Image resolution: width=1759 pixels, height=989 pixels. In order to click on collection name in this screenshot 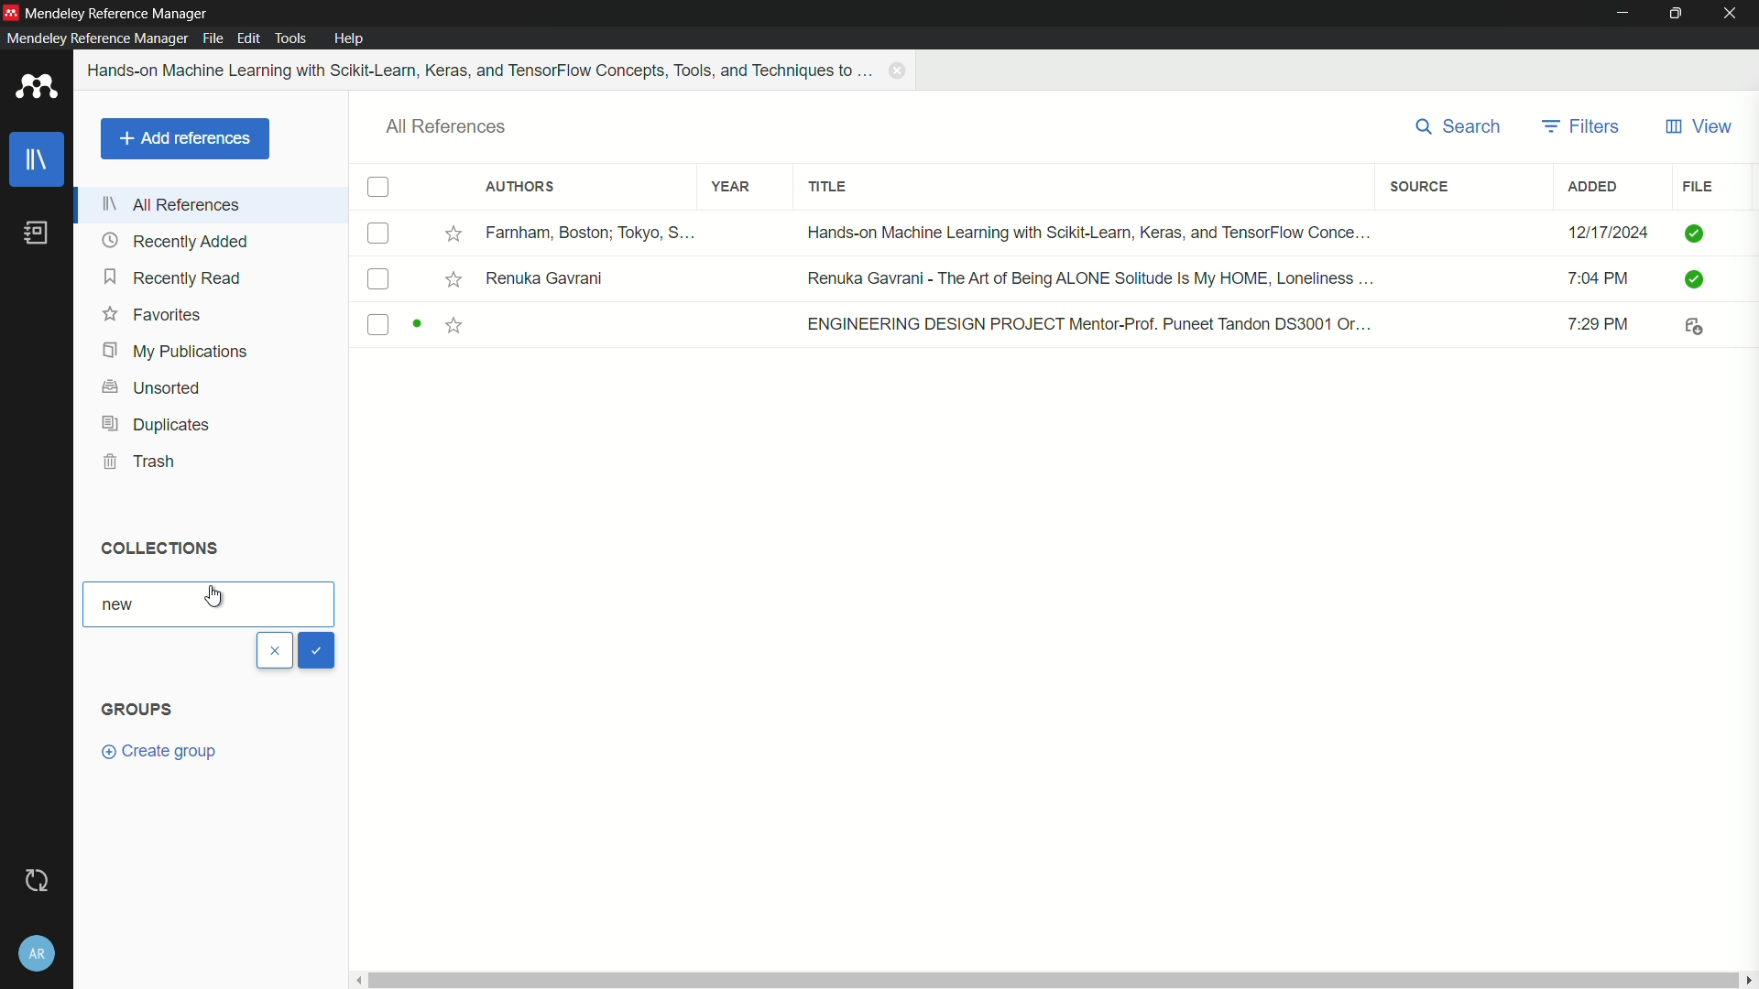, I will do `click(125, 605)`.